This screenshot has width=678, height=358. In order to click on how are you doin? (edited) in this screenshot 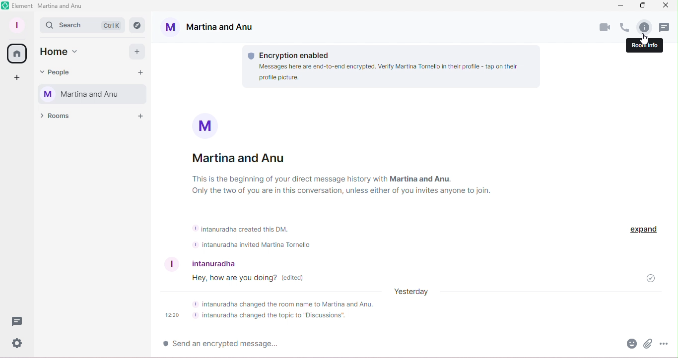, I will do `click(389, 278)`.